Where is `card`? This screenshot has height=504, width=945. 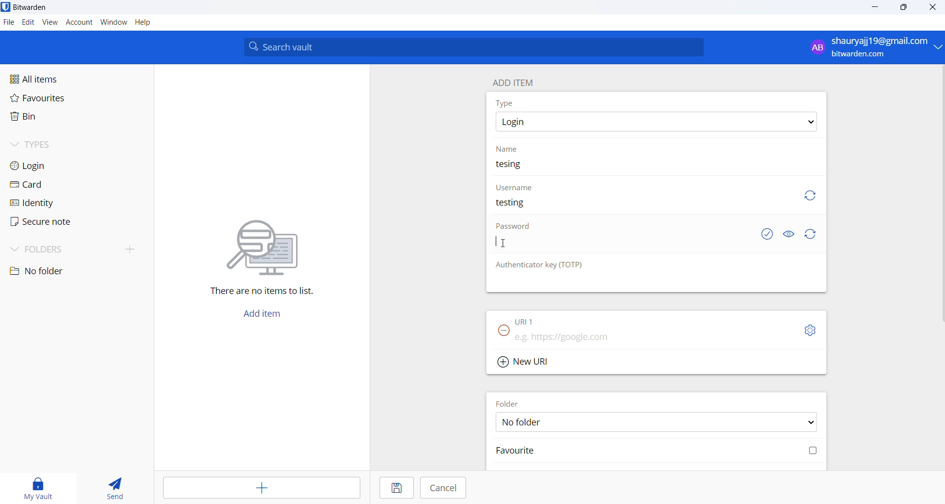 card is located at coordinates (40, 185).